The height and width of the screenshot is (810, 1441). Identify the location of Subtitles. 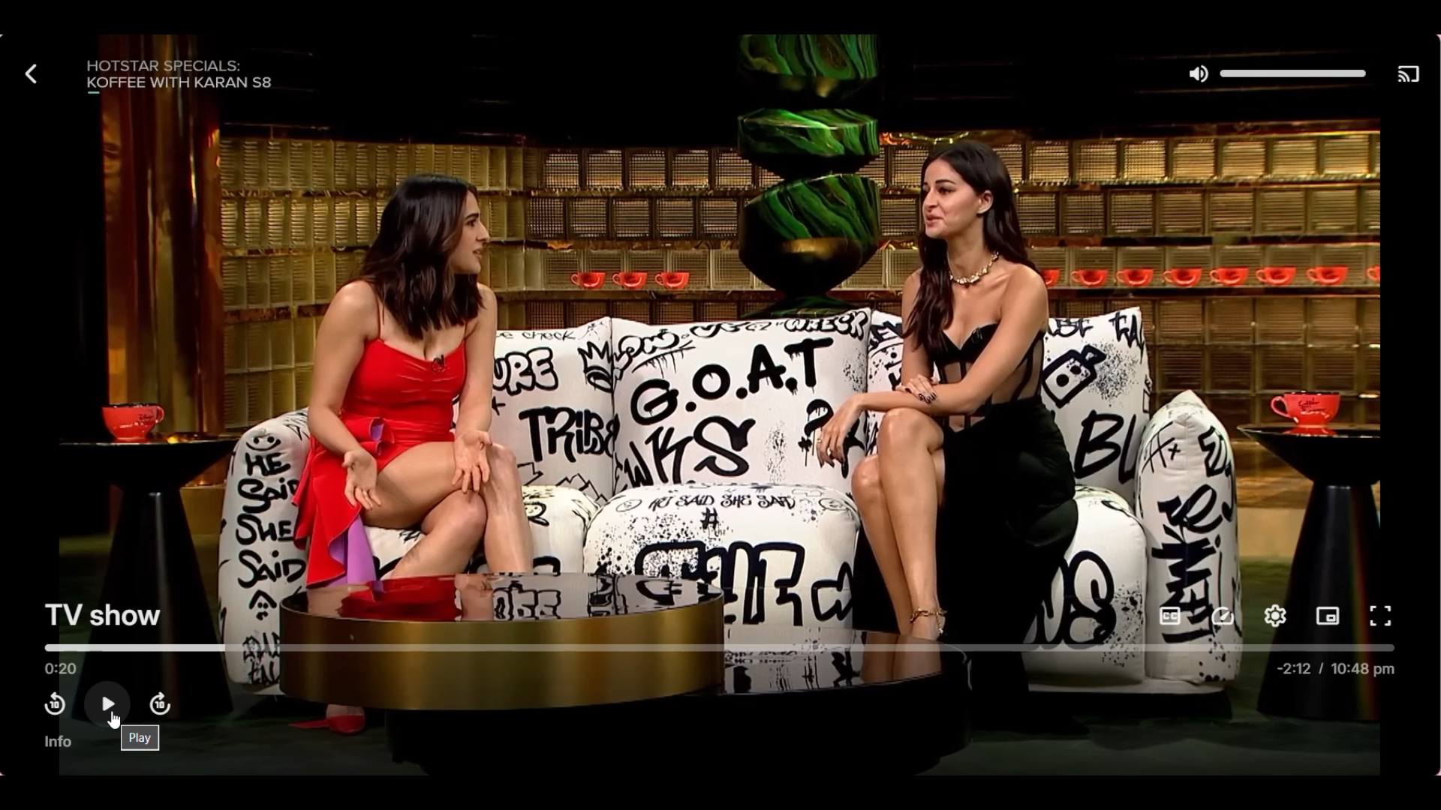
(1171, 616).